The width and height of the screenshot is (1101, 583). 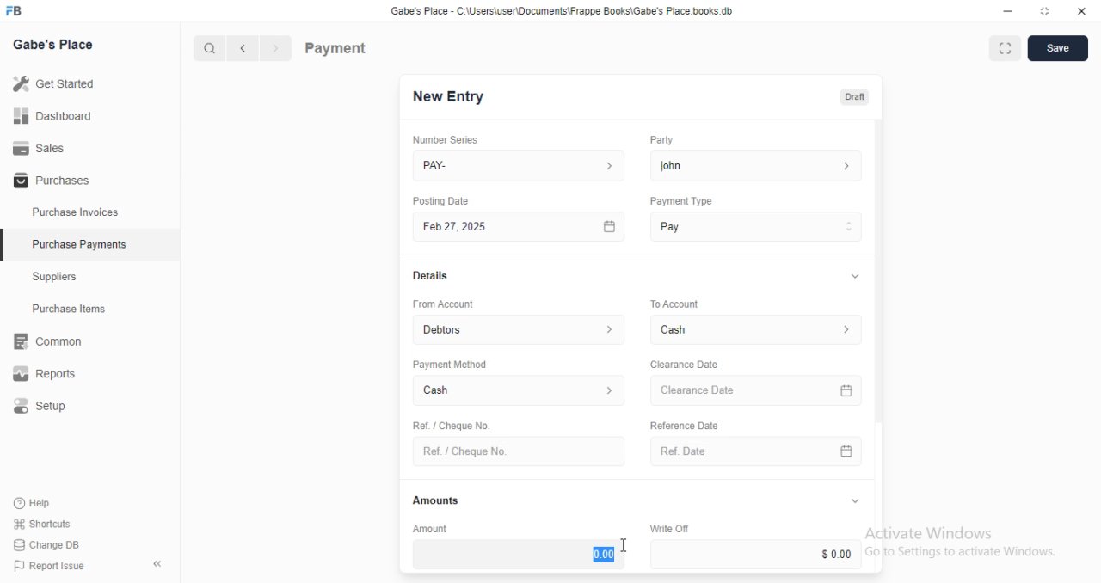 I want to click on PAY-, so click(x=520, y=166).